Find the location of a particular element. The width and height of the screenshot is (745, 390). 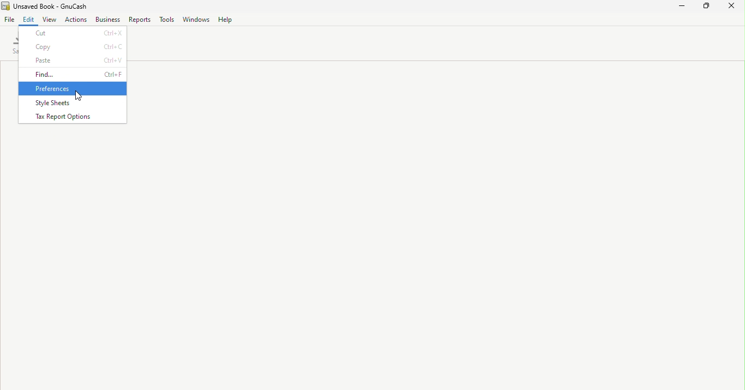

File is located at coordinates (9, 20).